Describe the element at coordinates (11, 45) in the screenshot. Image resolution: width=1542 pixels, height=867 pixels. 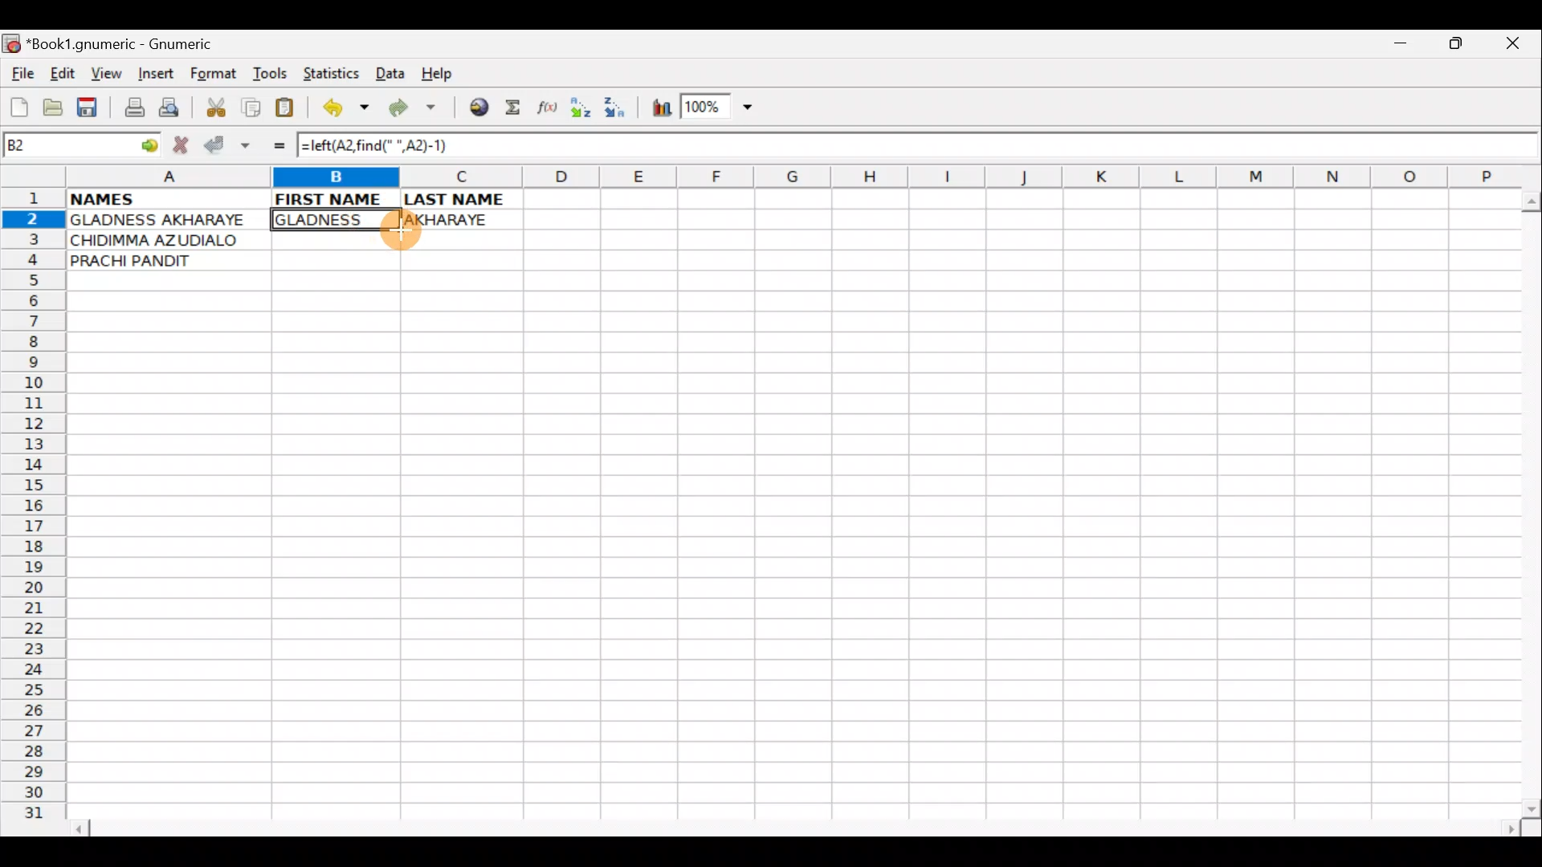
I see `Gnumeric logo` at that location.